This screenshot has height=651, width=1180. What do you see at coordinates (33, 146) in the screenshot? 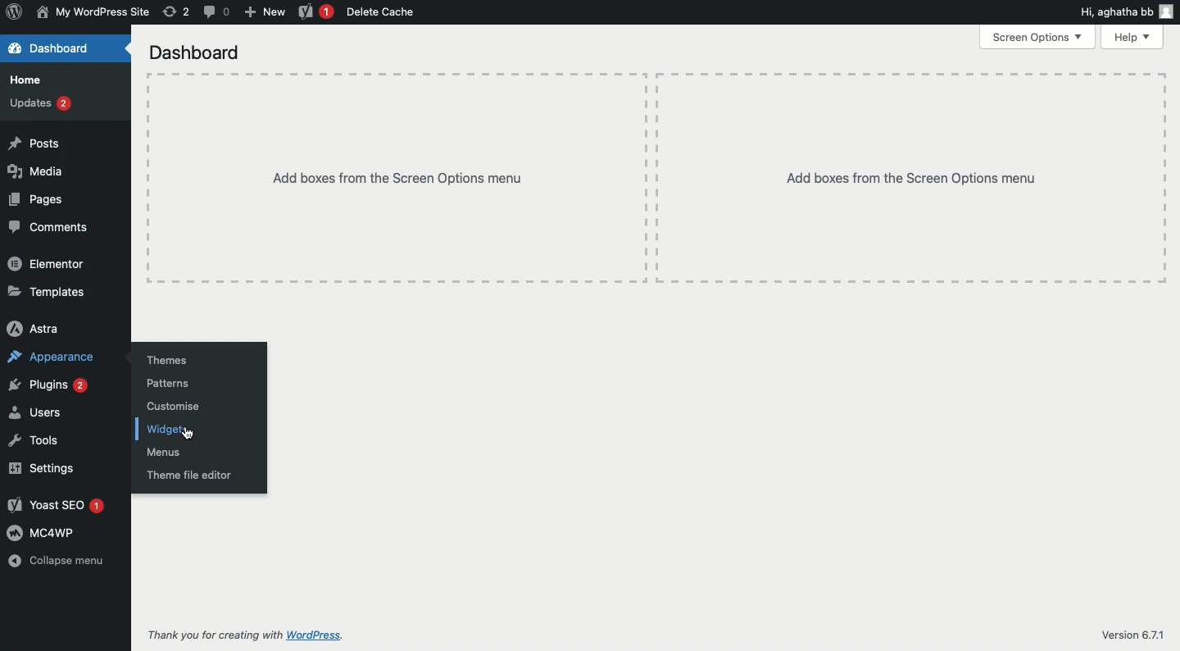
I see `Posts` at bounding box center [33, 146].